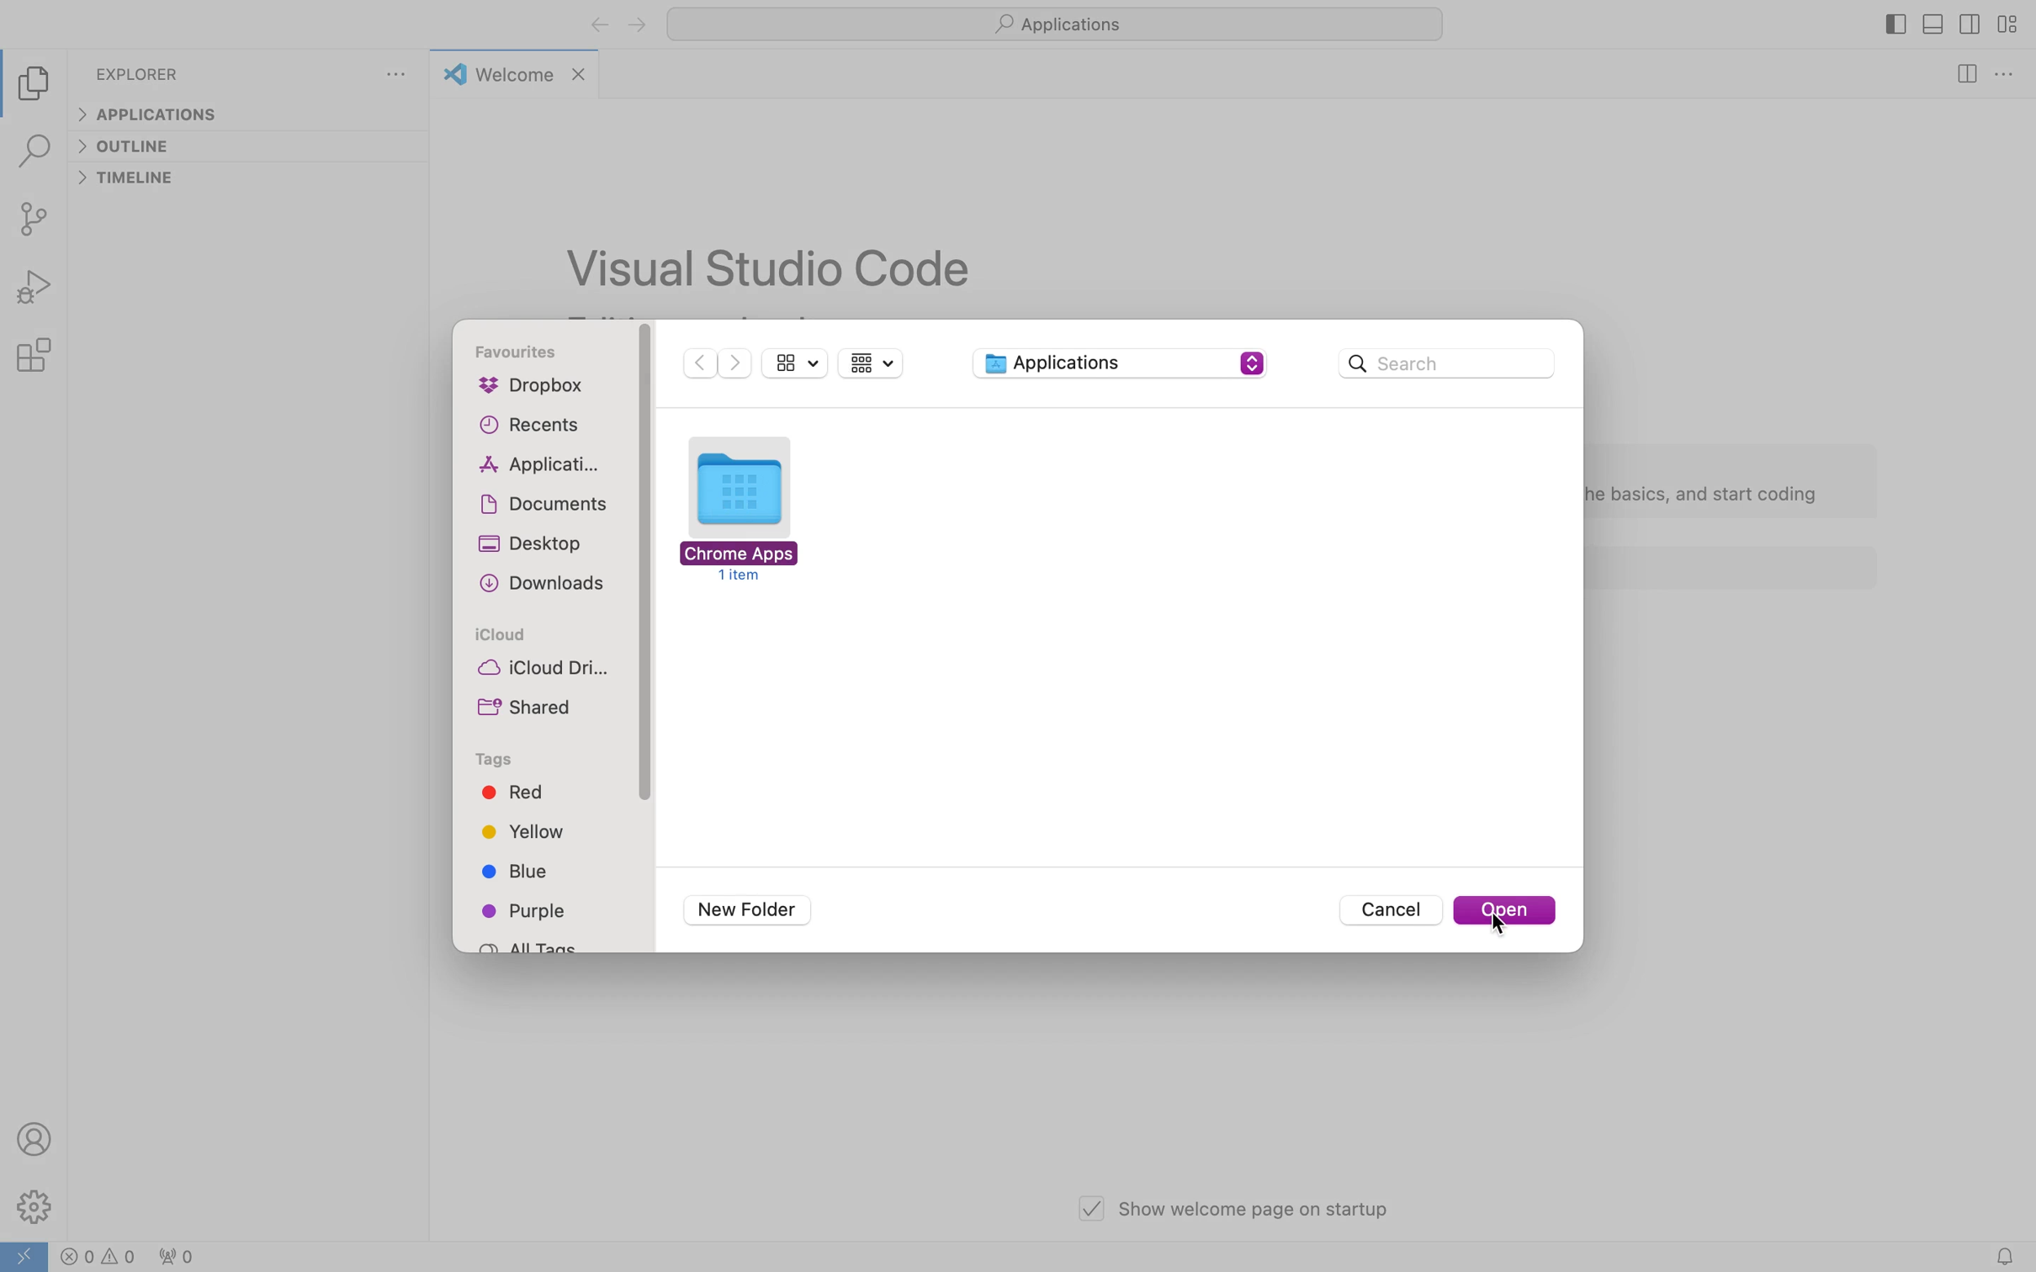  I want to click on blue, so click(518, 874).